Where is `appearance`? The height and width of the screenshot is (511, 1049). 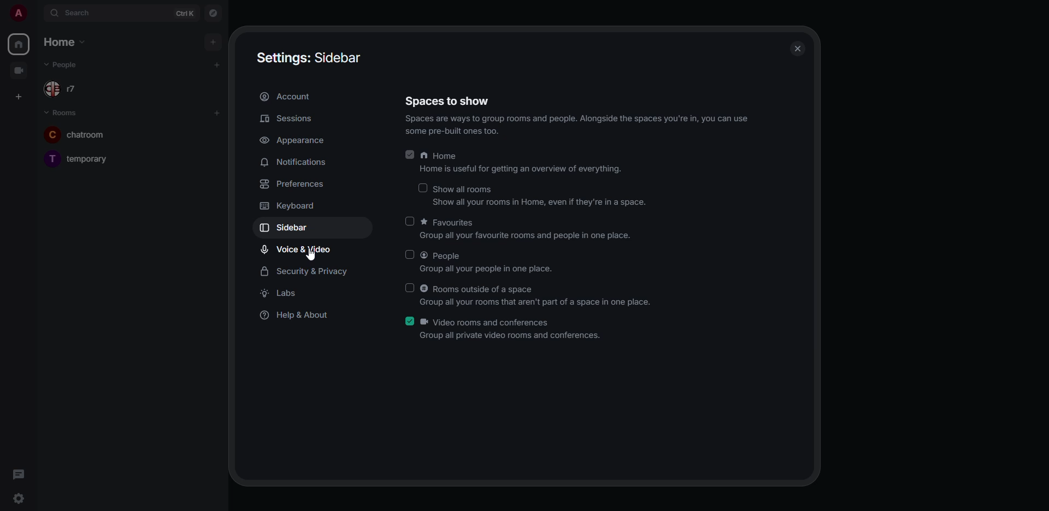
appearance is located at coordinates (294, 142).